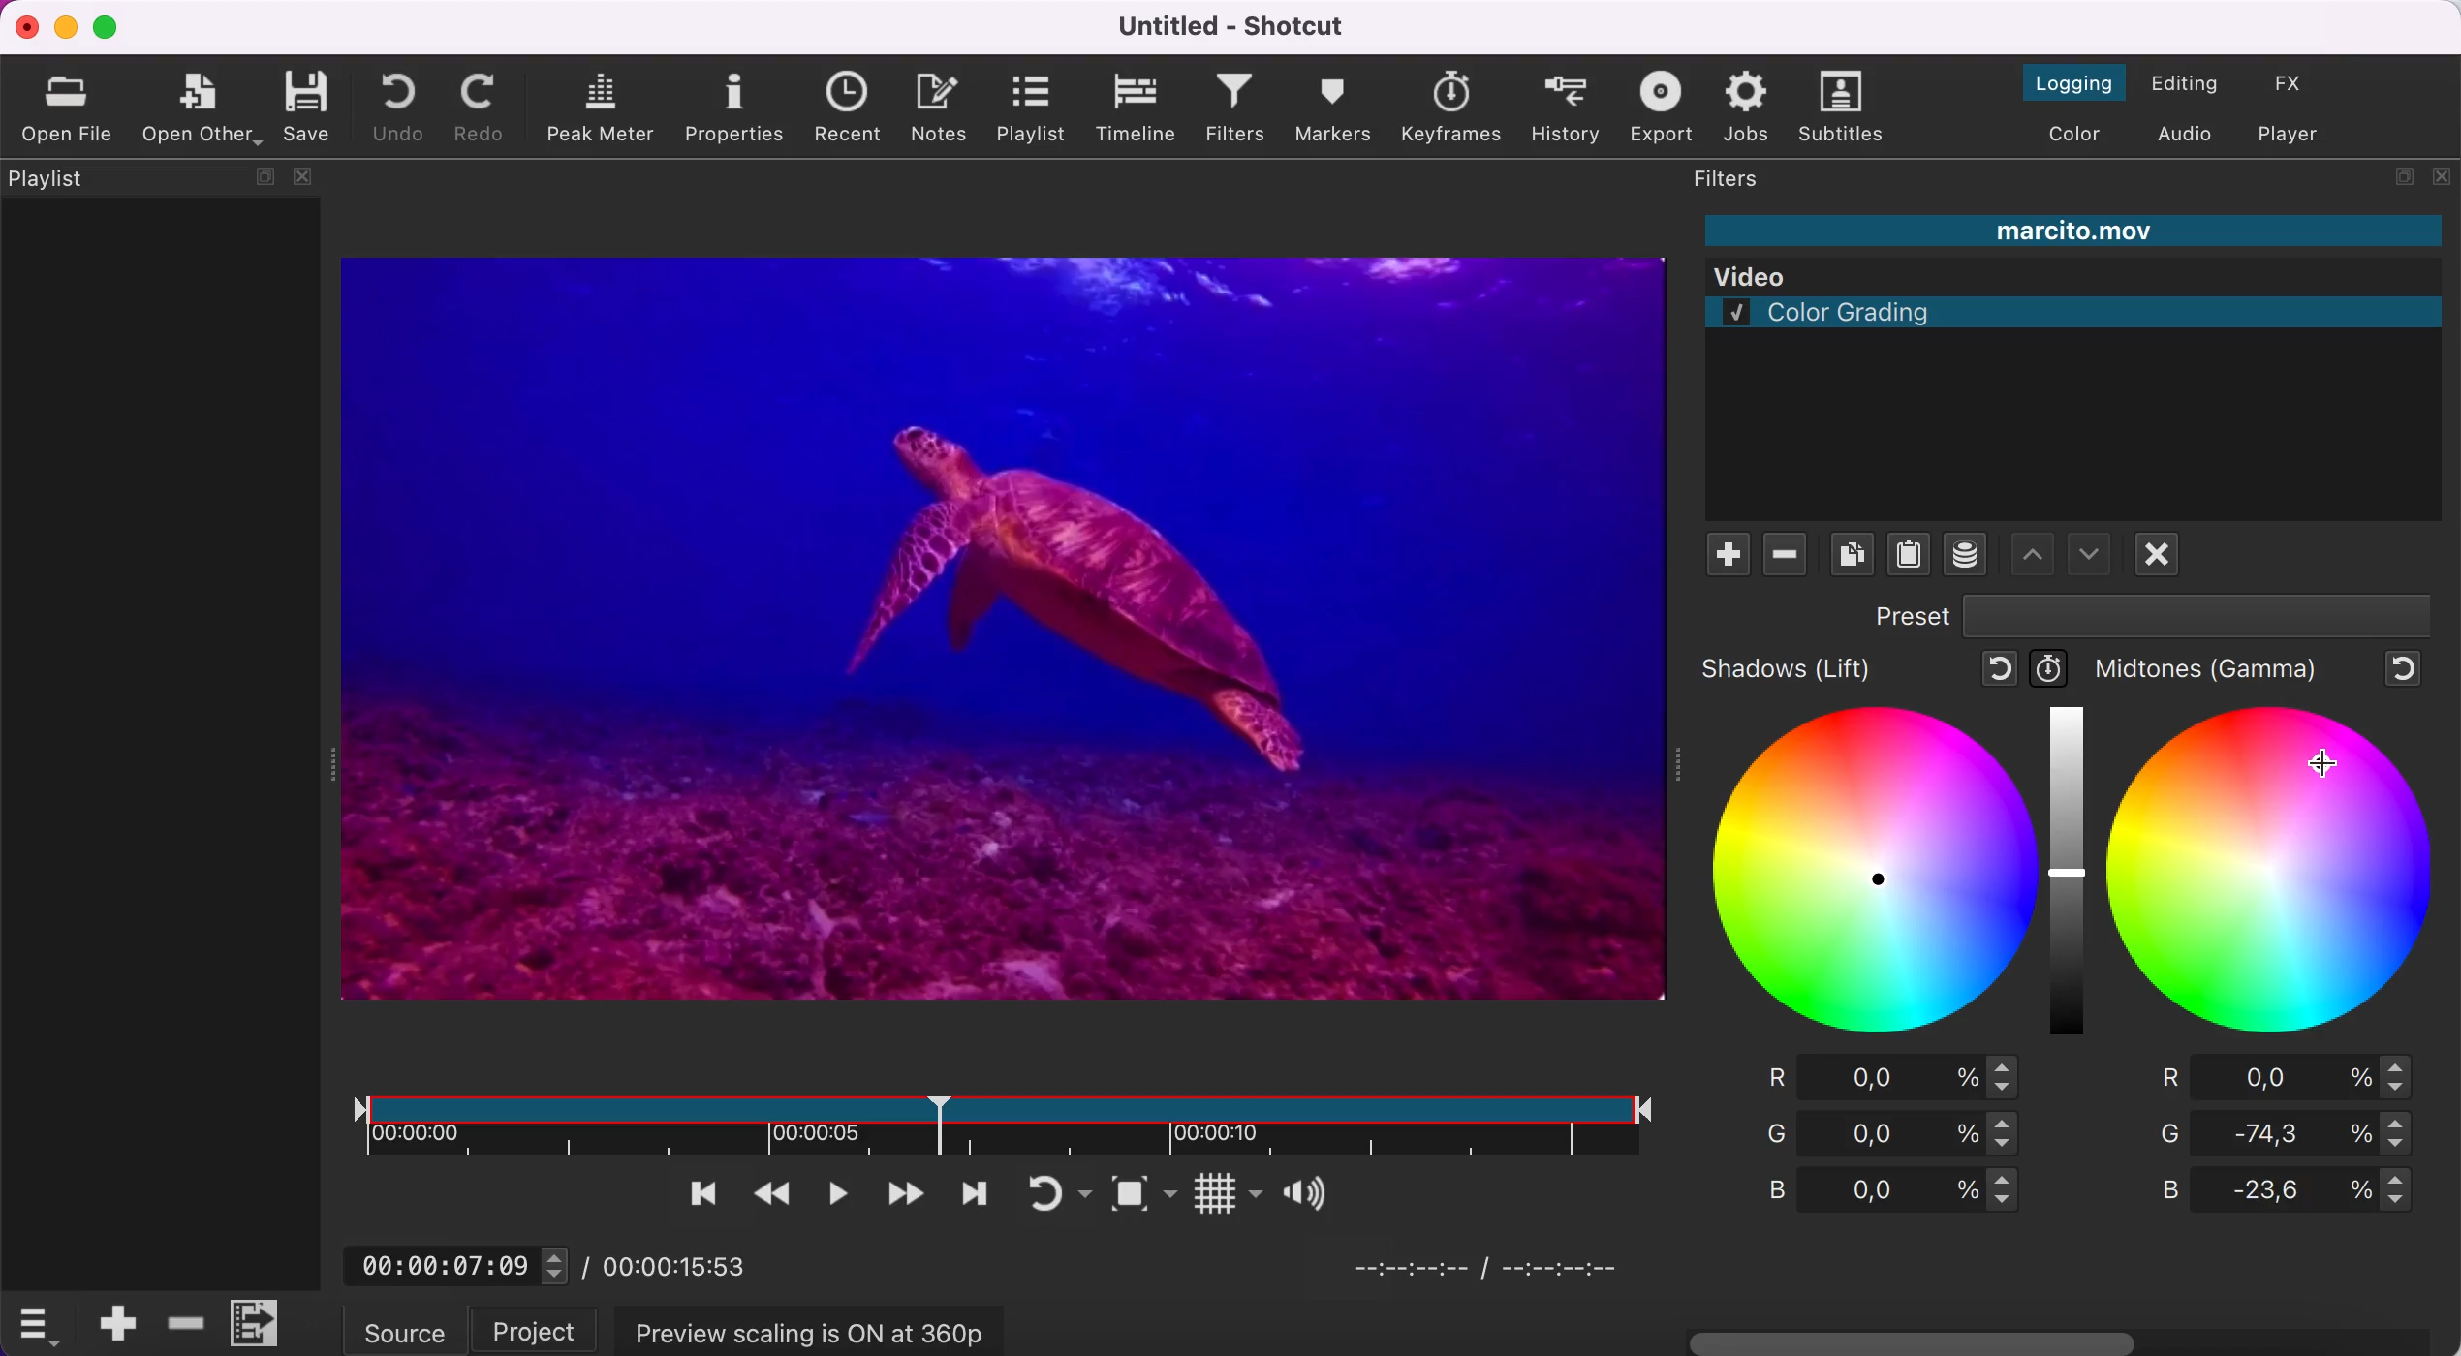 This screenshot has height=1356, width=2461. I want to click on maximize, so click(113, 28).